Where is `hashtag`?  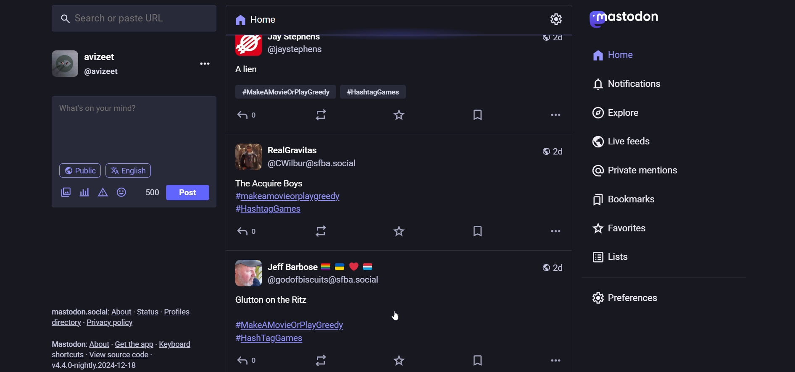 hashtag is located at coordinates (287, 197).